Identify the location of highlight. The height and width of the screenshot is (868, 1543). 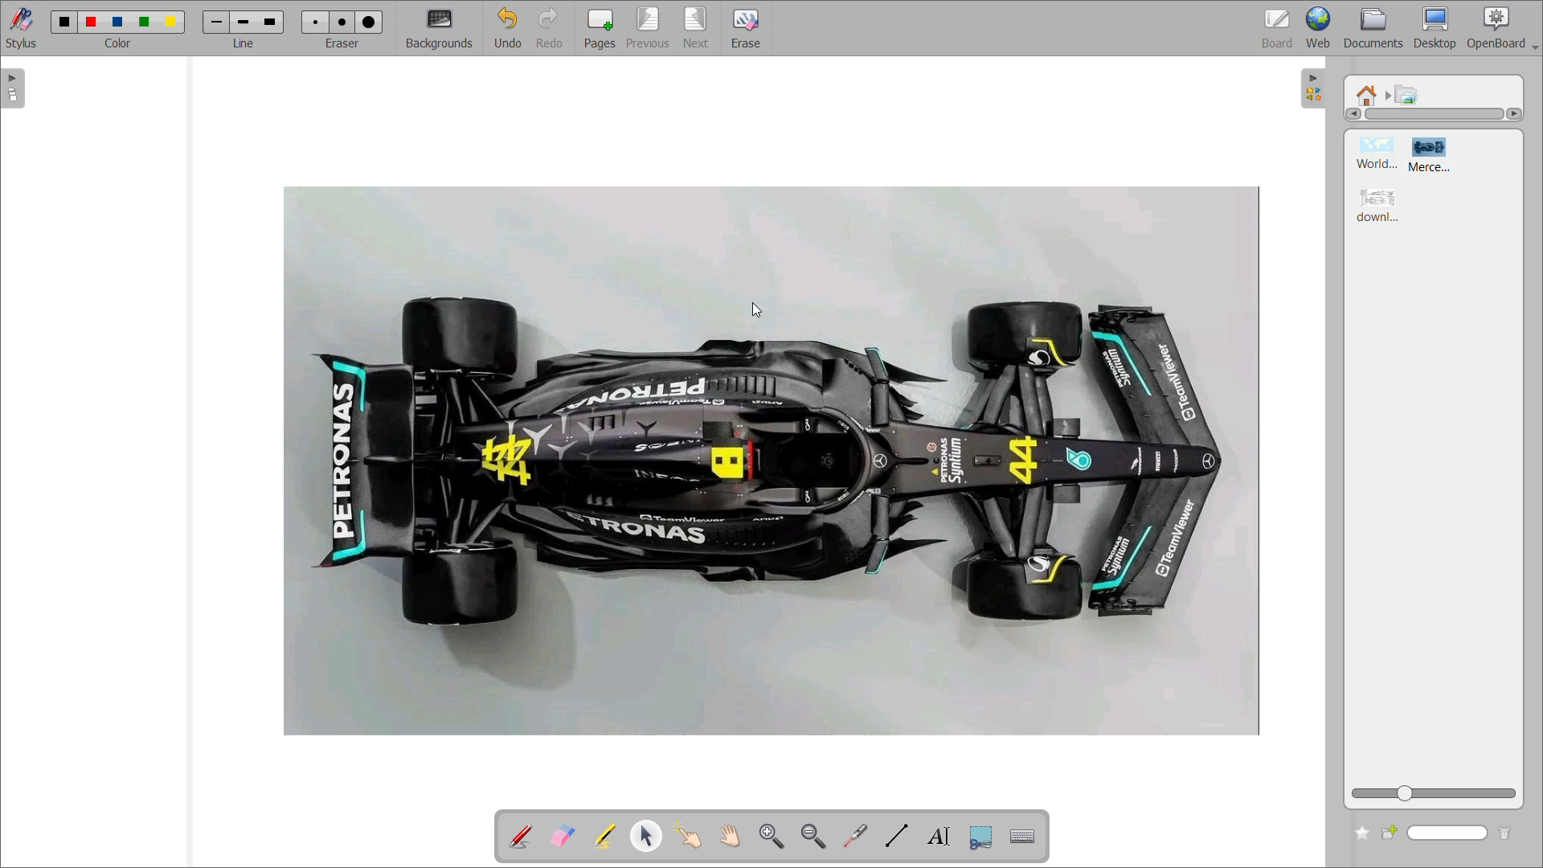
(606, 837).